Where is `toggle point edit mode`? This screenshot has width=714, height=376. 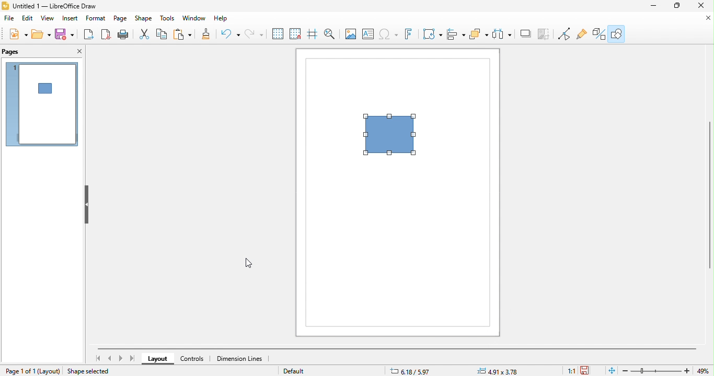
toggle point edit mode is located at coordinates (546, 34).